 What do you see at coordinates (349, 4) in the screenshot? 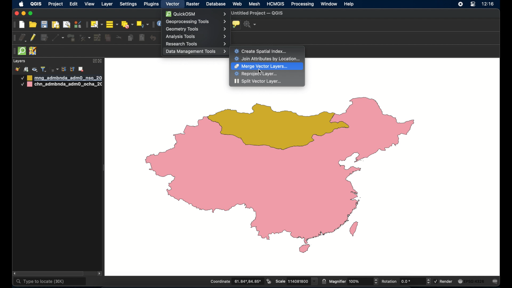
I see `help` at bounding box center [349, 4].